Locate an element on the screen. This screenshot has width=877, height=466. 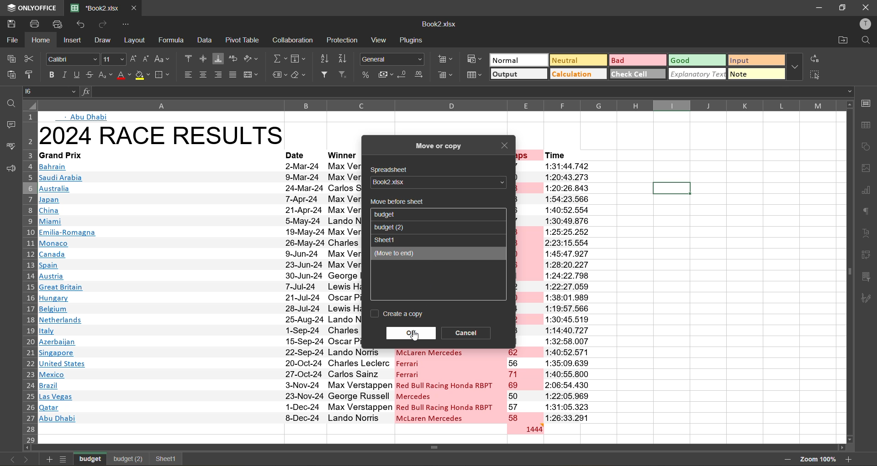
explanatory text is located at coordinates (698, 73).